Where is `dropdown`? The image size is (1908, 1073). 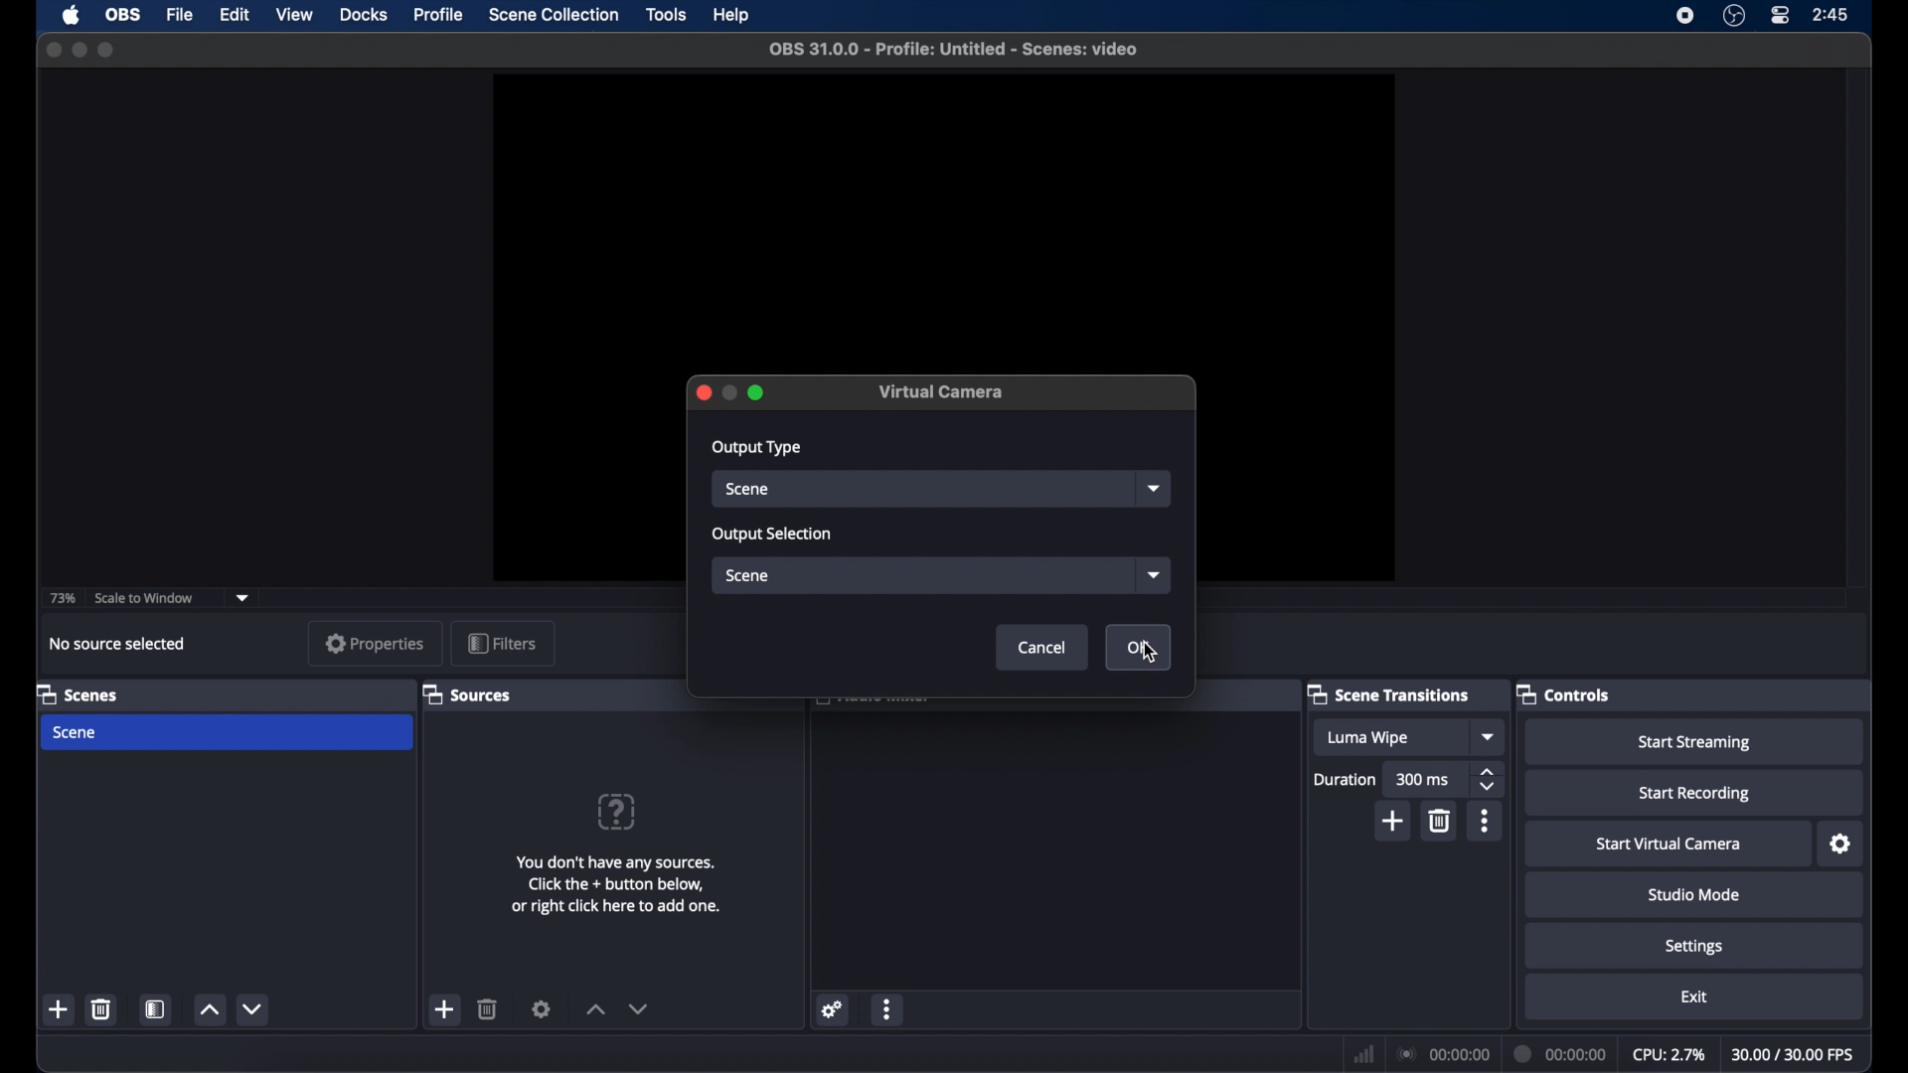 dropdown is located at coordinates (1156, 489).